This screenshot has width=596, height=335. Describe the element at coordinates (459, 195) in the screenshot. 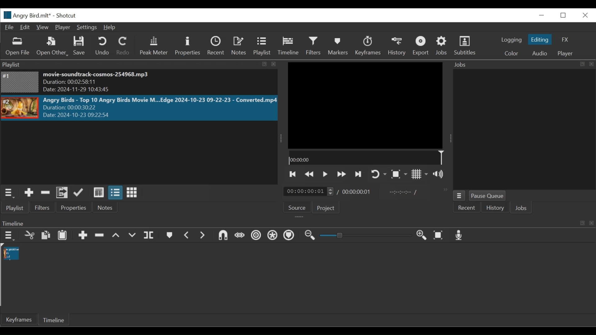

I see `Jobs Menu` at that location.